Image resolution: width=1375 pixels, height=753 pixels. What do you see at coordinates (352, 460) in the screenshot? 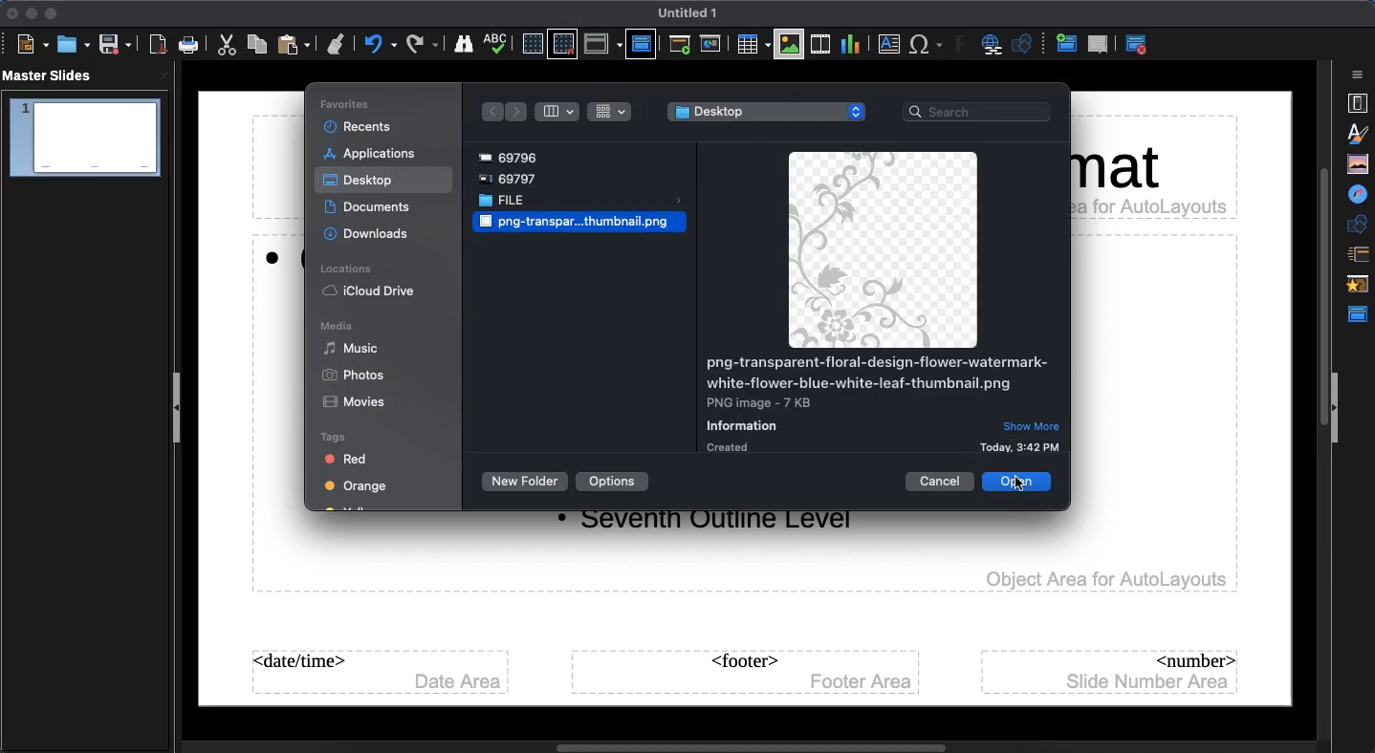
I see `red` at bounding box center [352, 460].